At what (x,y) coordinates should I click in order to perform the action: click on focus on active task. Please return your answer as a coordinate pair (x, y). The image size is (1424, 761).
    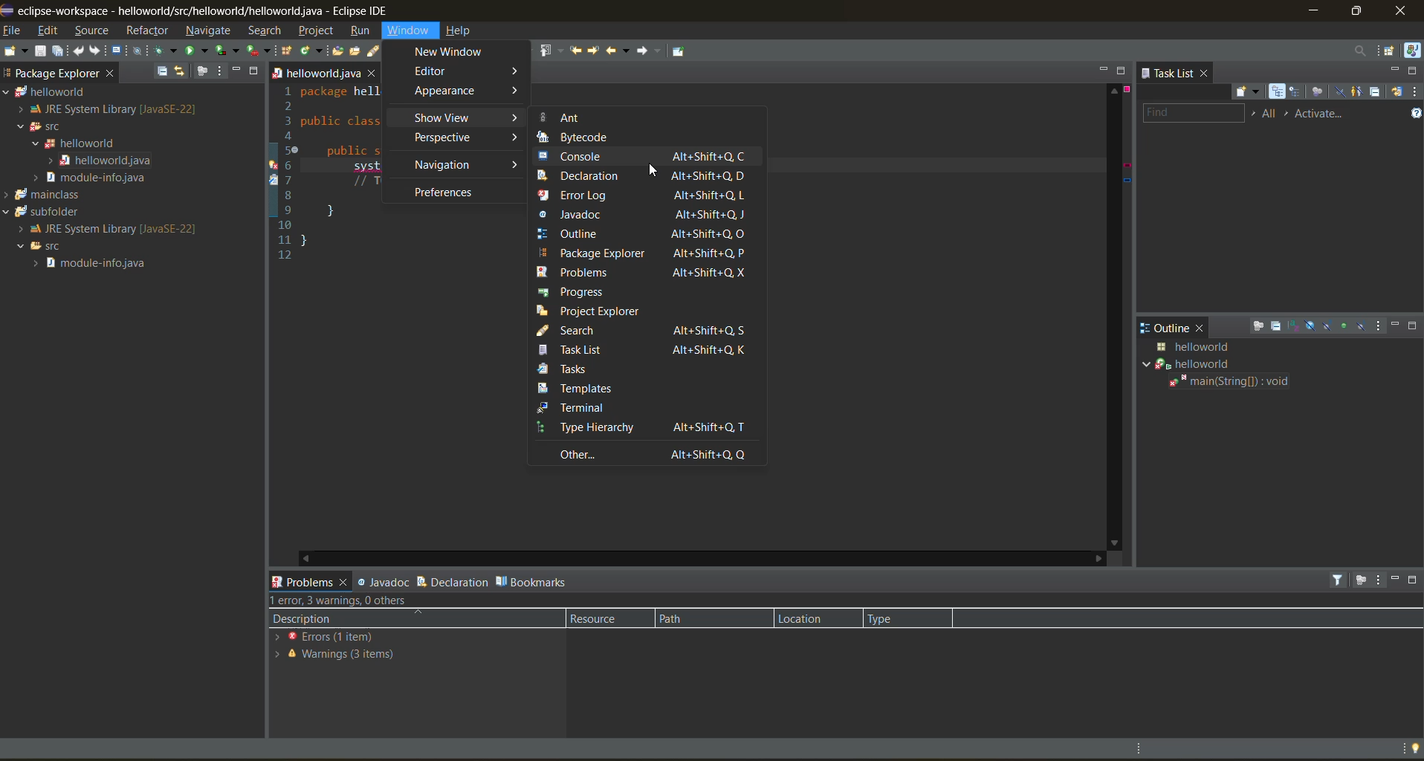
    Looking at the image, I should click on (1261, 326).